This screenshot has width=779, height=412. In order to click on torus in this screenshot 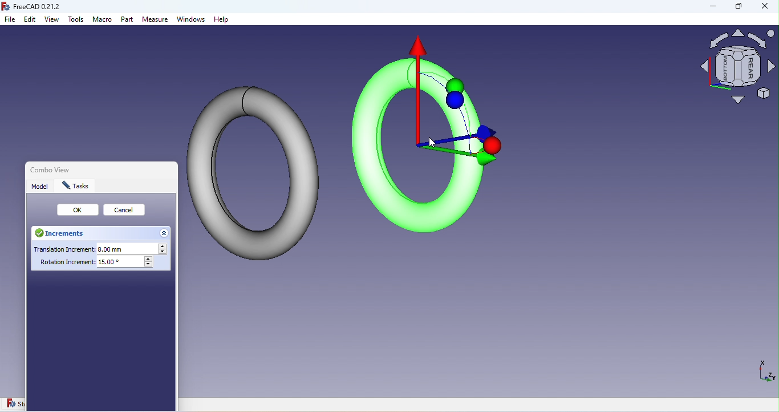, I will do `click(253, 169)`.